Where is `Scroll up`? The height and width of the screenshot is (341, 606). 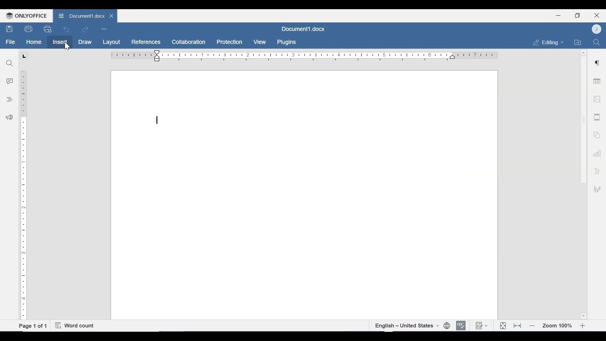 Scroll up is located at coordinates (583, 53).